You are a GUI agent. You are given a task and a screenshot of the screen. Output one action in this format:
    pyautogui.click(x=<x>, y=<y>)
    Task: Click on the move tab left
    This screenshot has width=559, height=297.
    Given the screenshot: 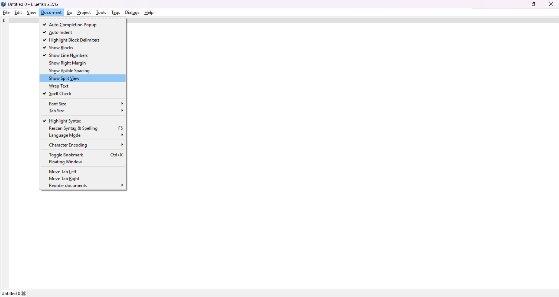 What is the action you would take?
    pyautogui.click(x=65, y=171)
    